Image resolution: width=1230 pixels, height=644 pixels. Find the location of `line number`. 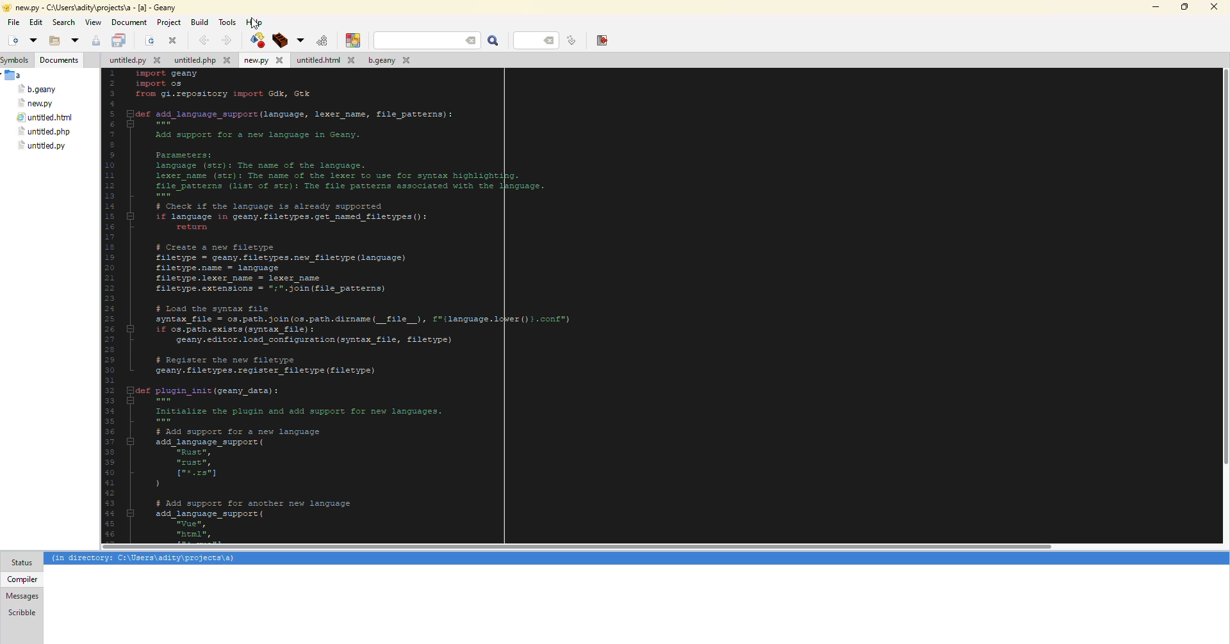

line number is located at coordinates (539, 40).